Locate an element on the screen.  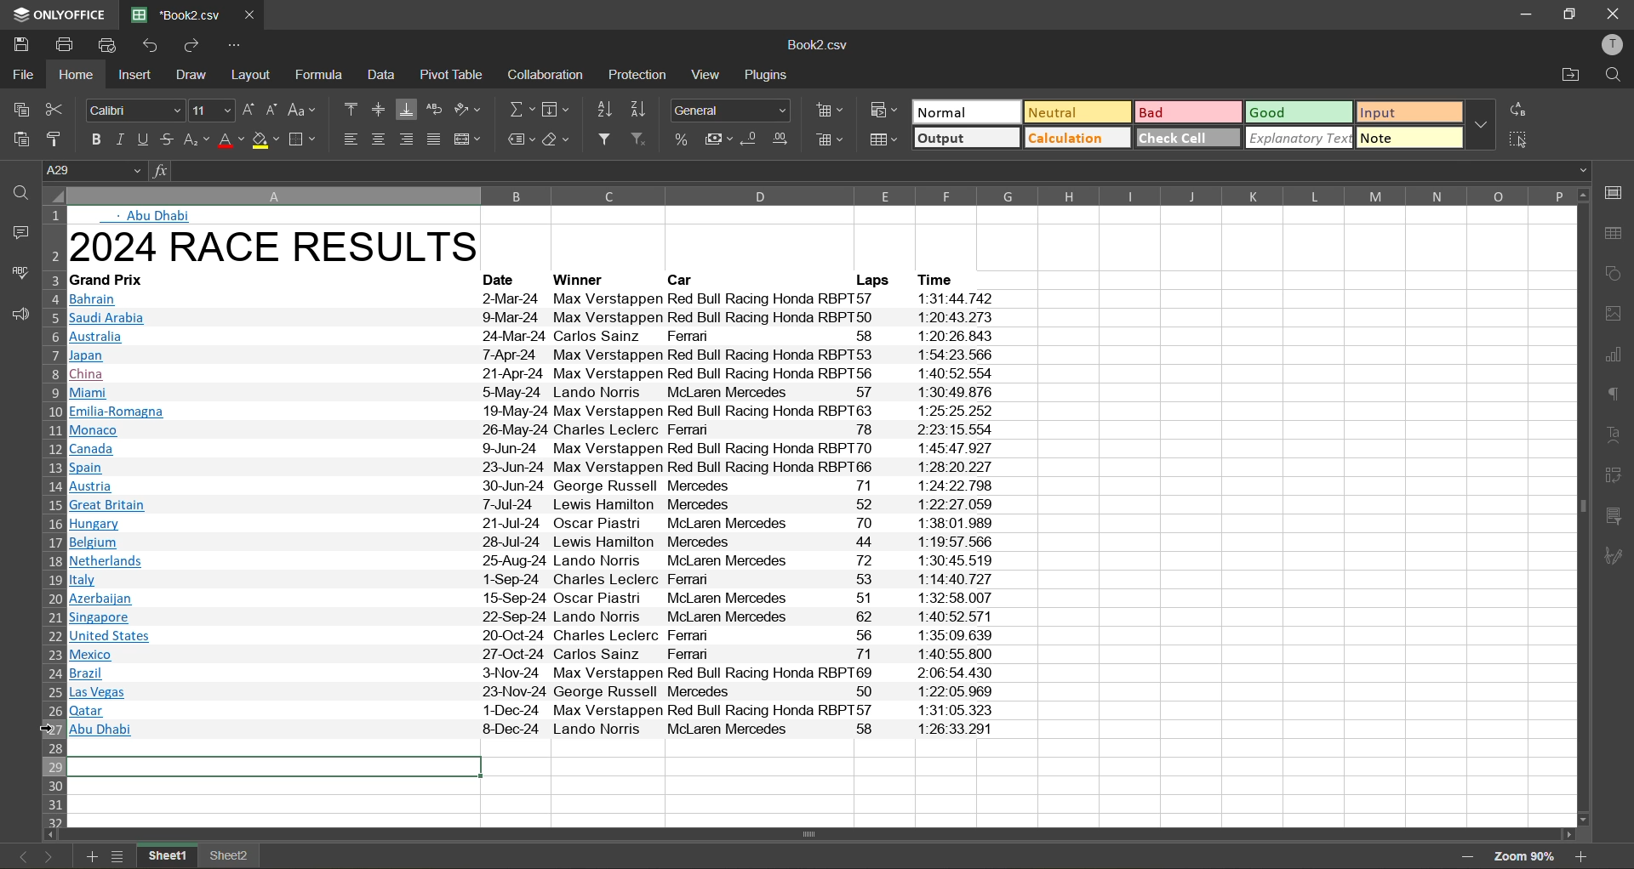
clear is located at coordinates (557, 139).